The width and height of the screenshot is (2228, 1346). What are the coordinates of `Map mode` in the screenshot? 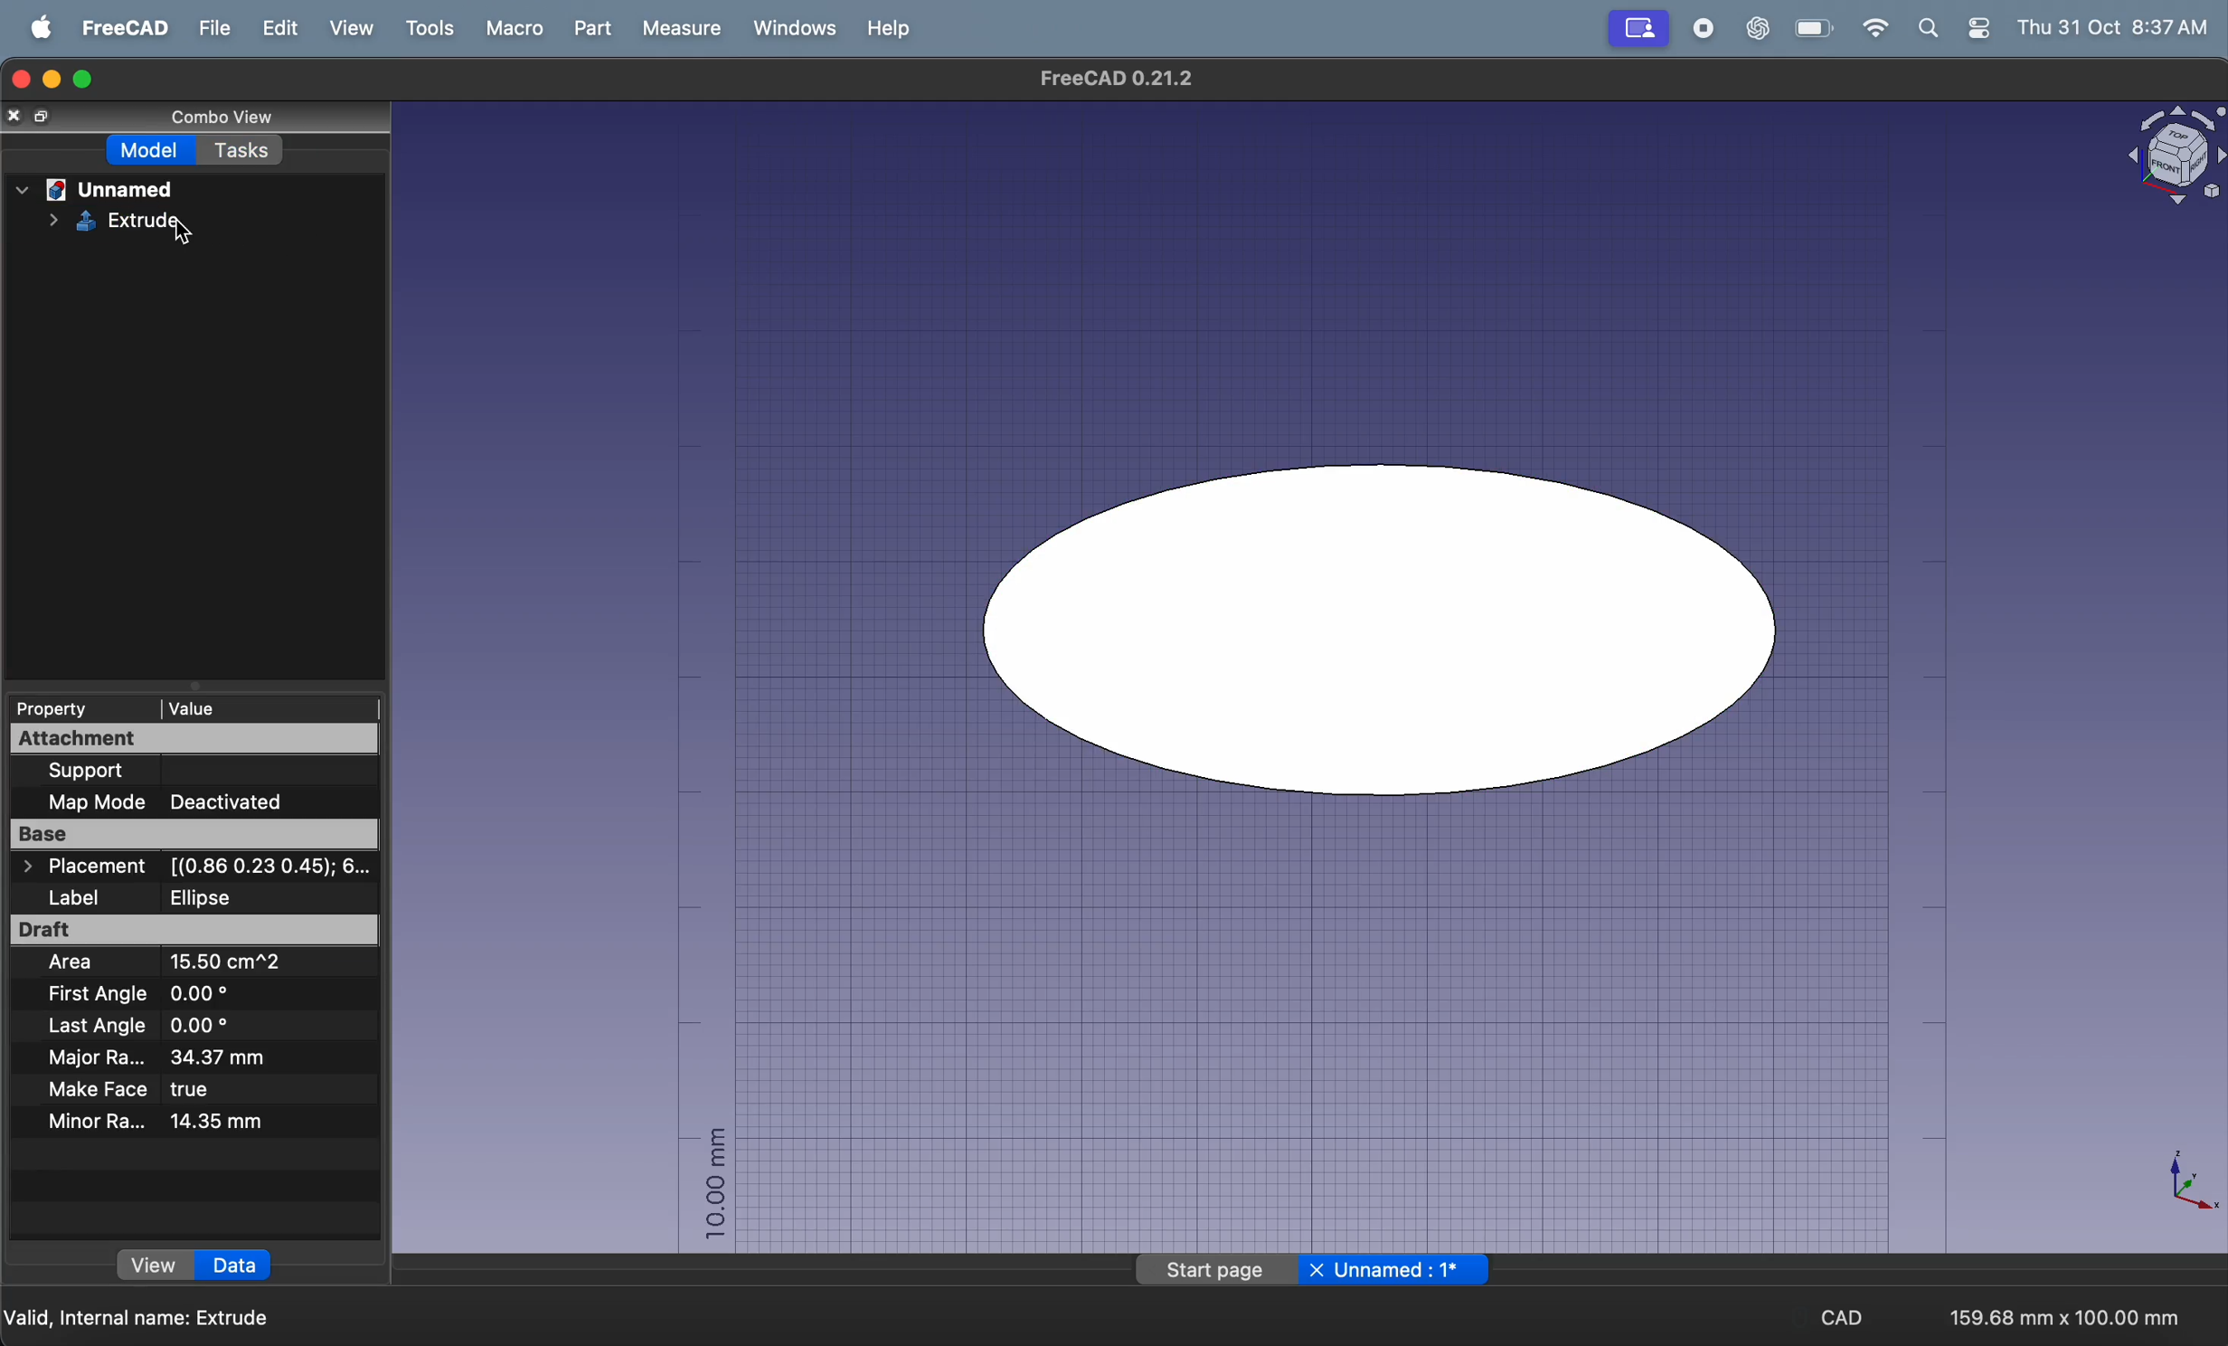 It's located at (89, 804).